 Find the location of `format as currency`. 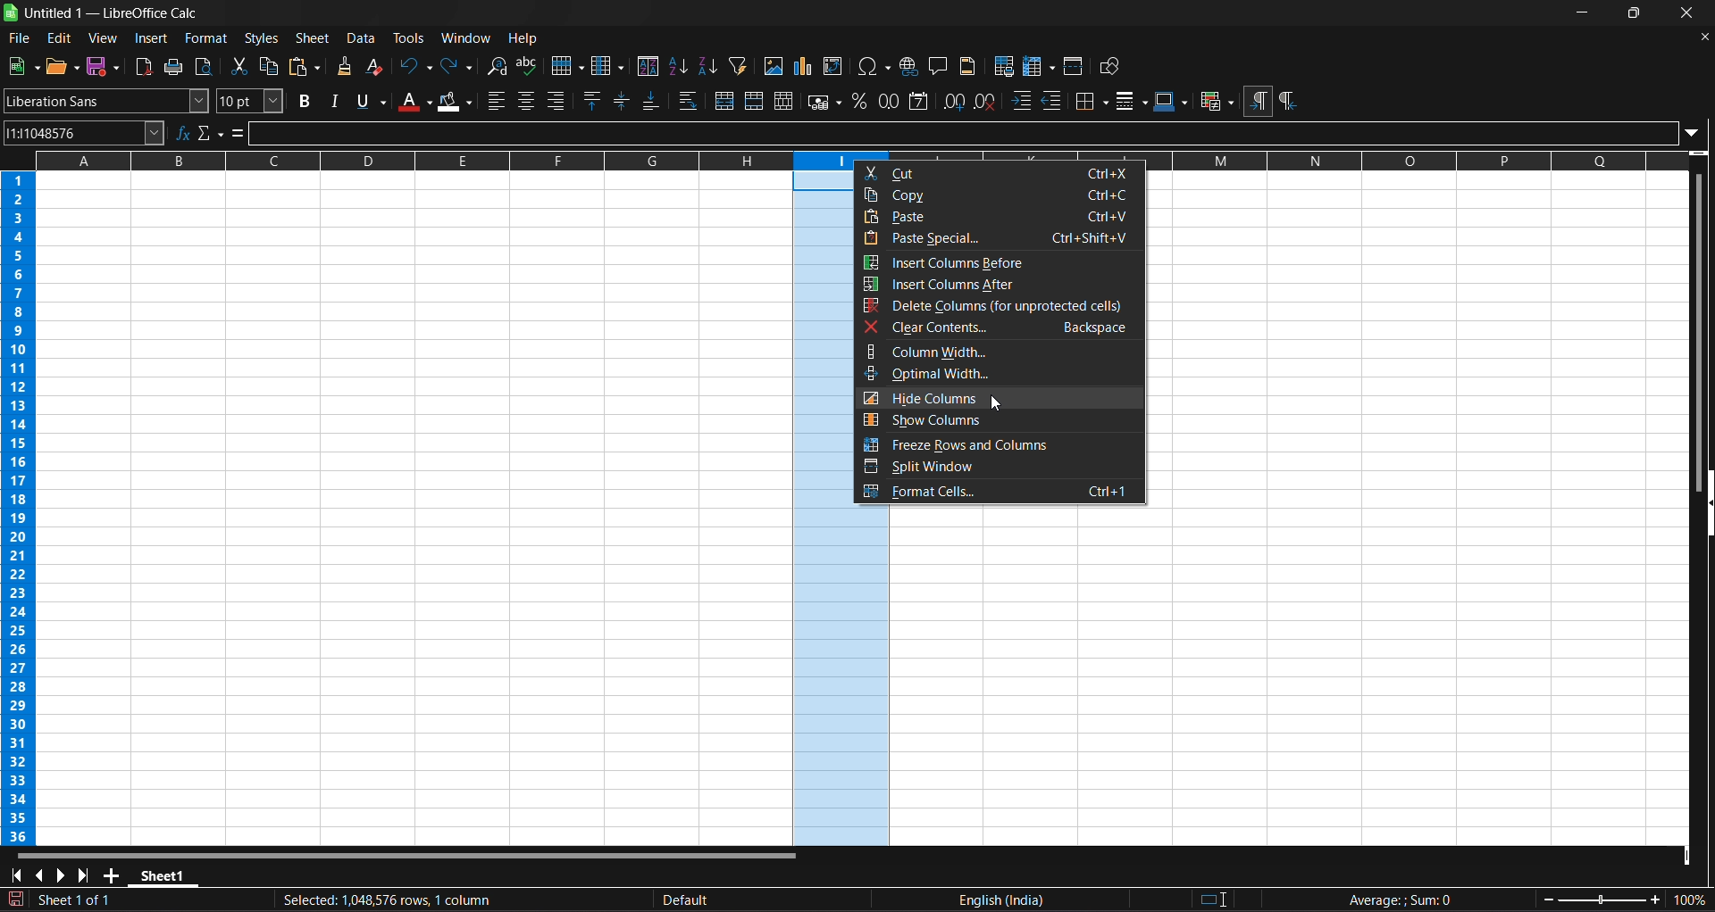

format as currency is located at coordinates (825, 103).